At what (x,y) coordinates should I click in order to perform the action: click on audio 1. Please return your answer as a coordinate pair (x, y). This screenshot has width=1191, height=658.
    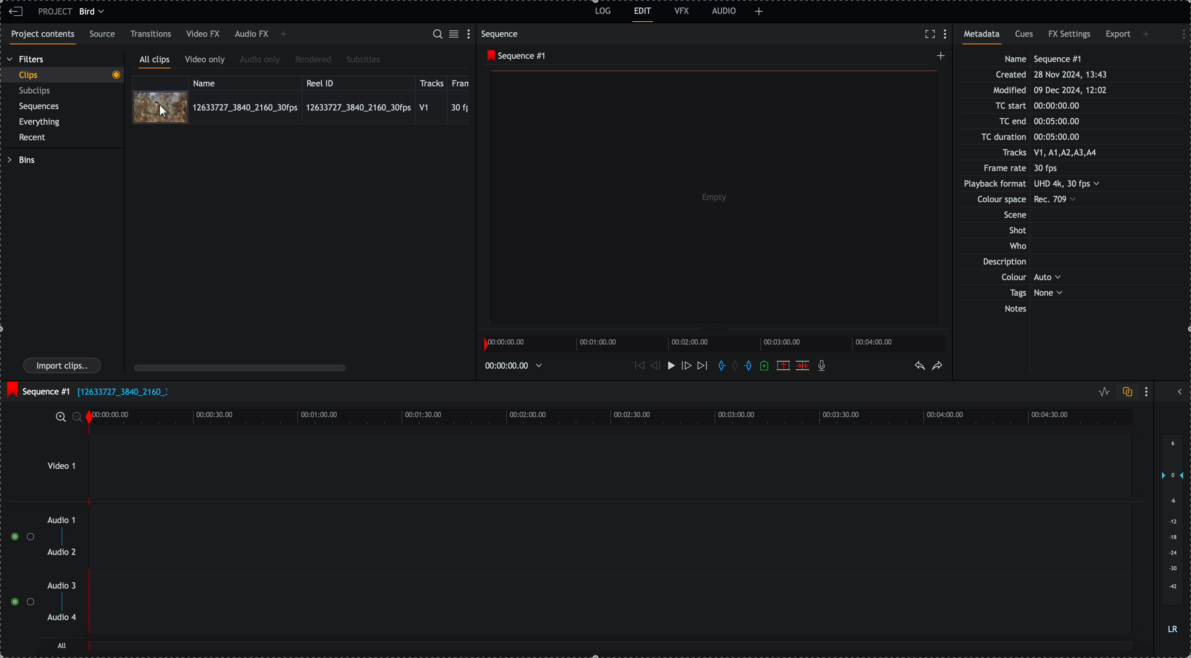
    Looking at the image, I should click on (58, 521).